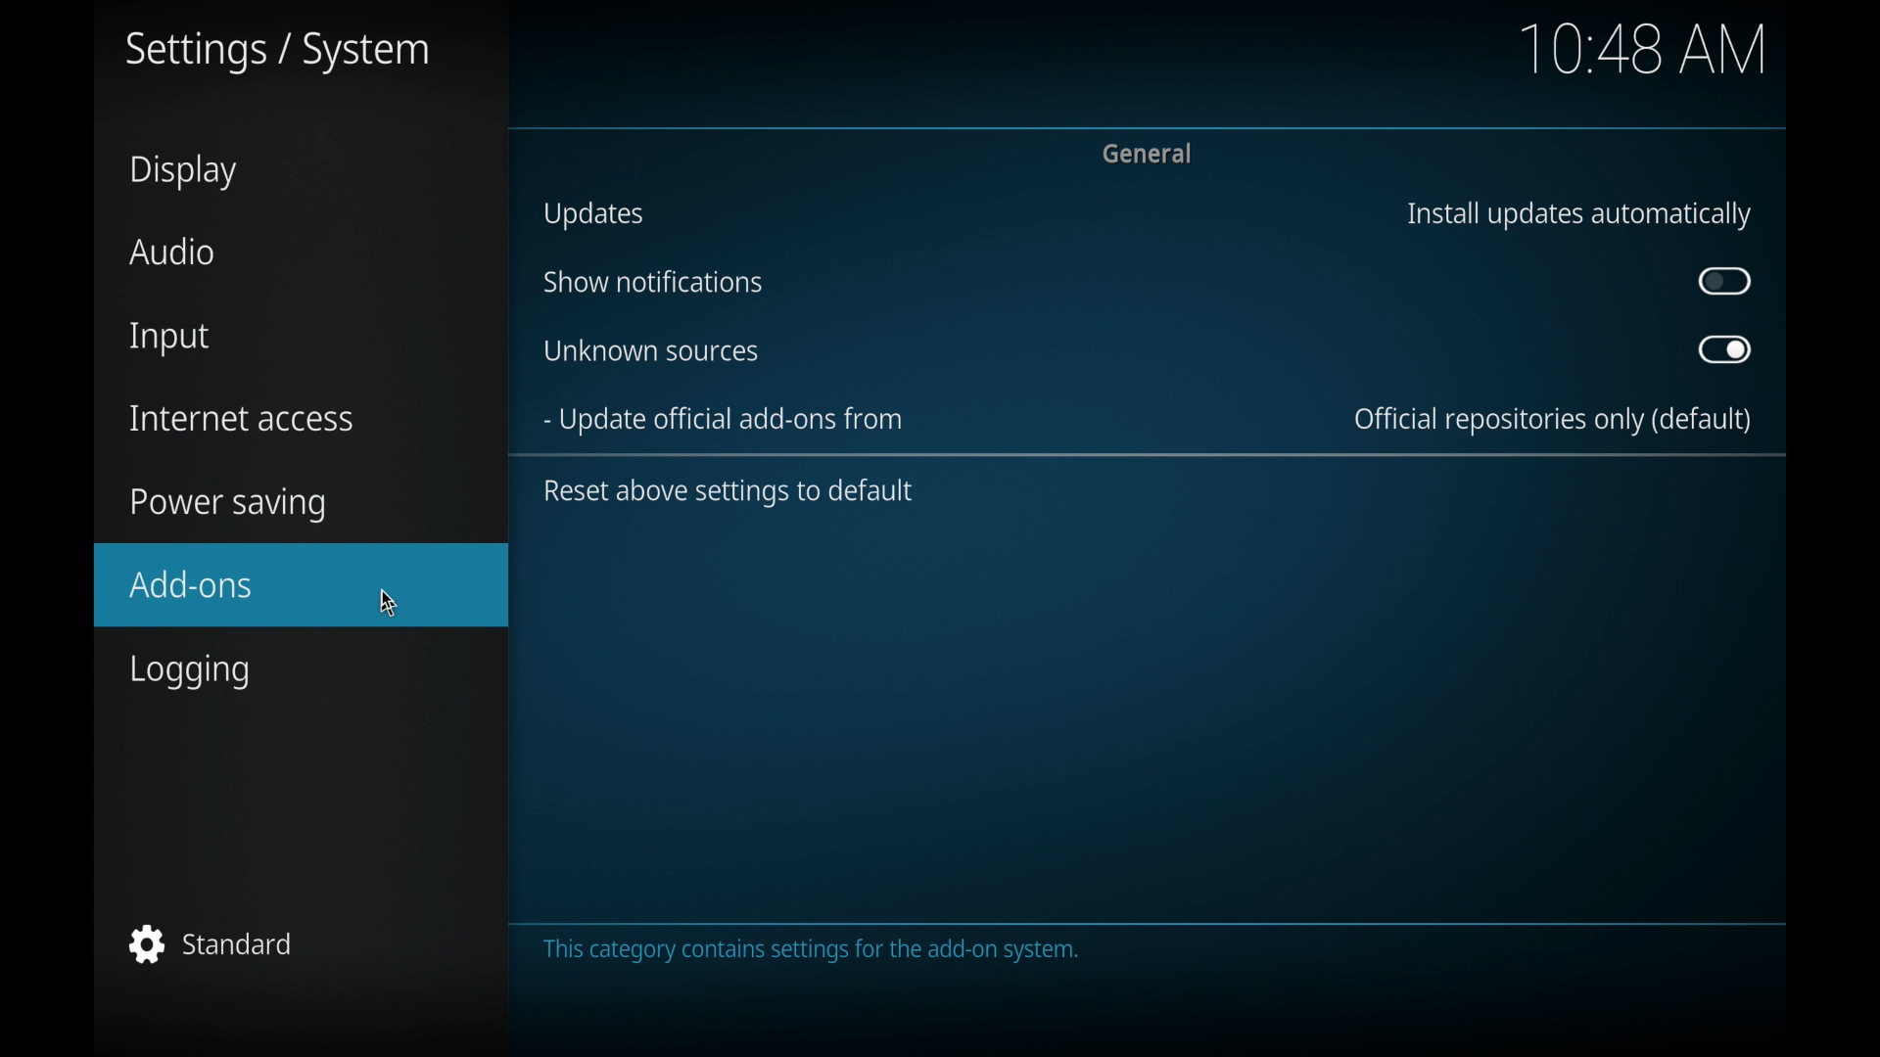 Image resolution: width=1880 pixels, height=1057 pixels. I want to click on unknown sources, so click(652, 349).